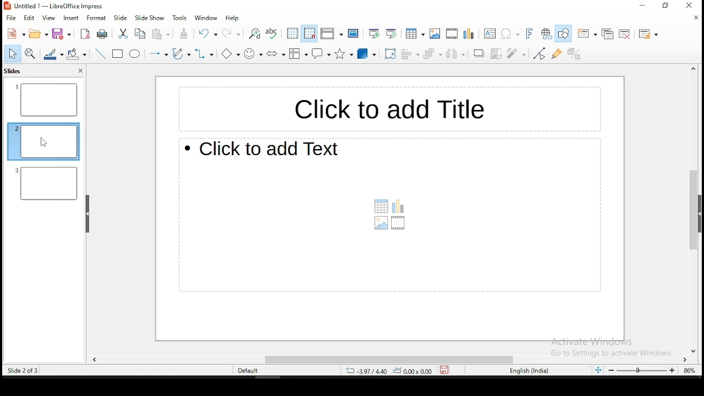  What do you see at coordinates (514, 52) in the screenshot?
I see `filter` at bounding box center [514, 52].